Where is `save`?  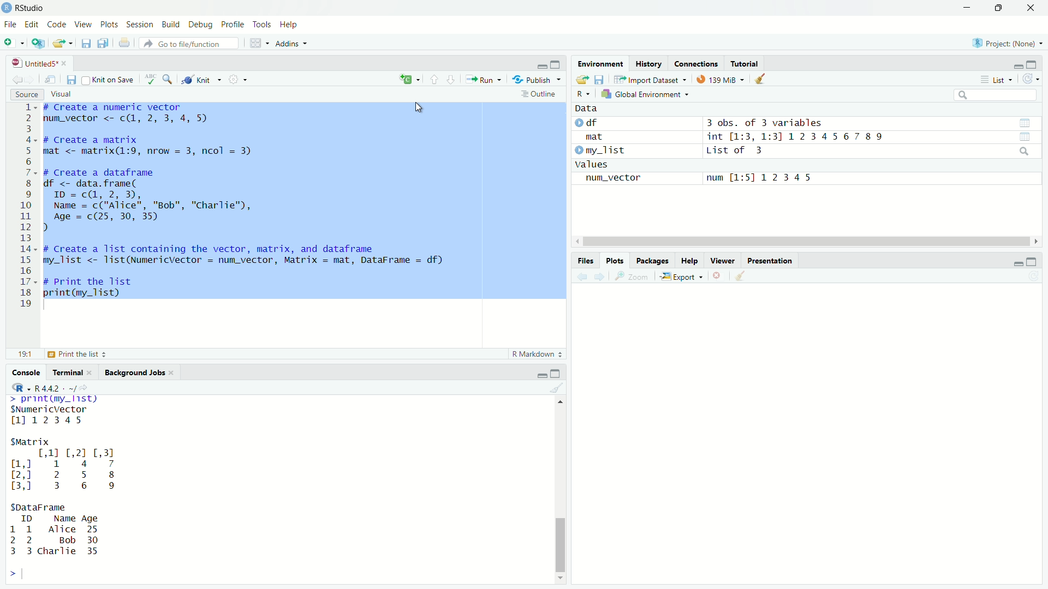
save is located at coordinates (85, 45).